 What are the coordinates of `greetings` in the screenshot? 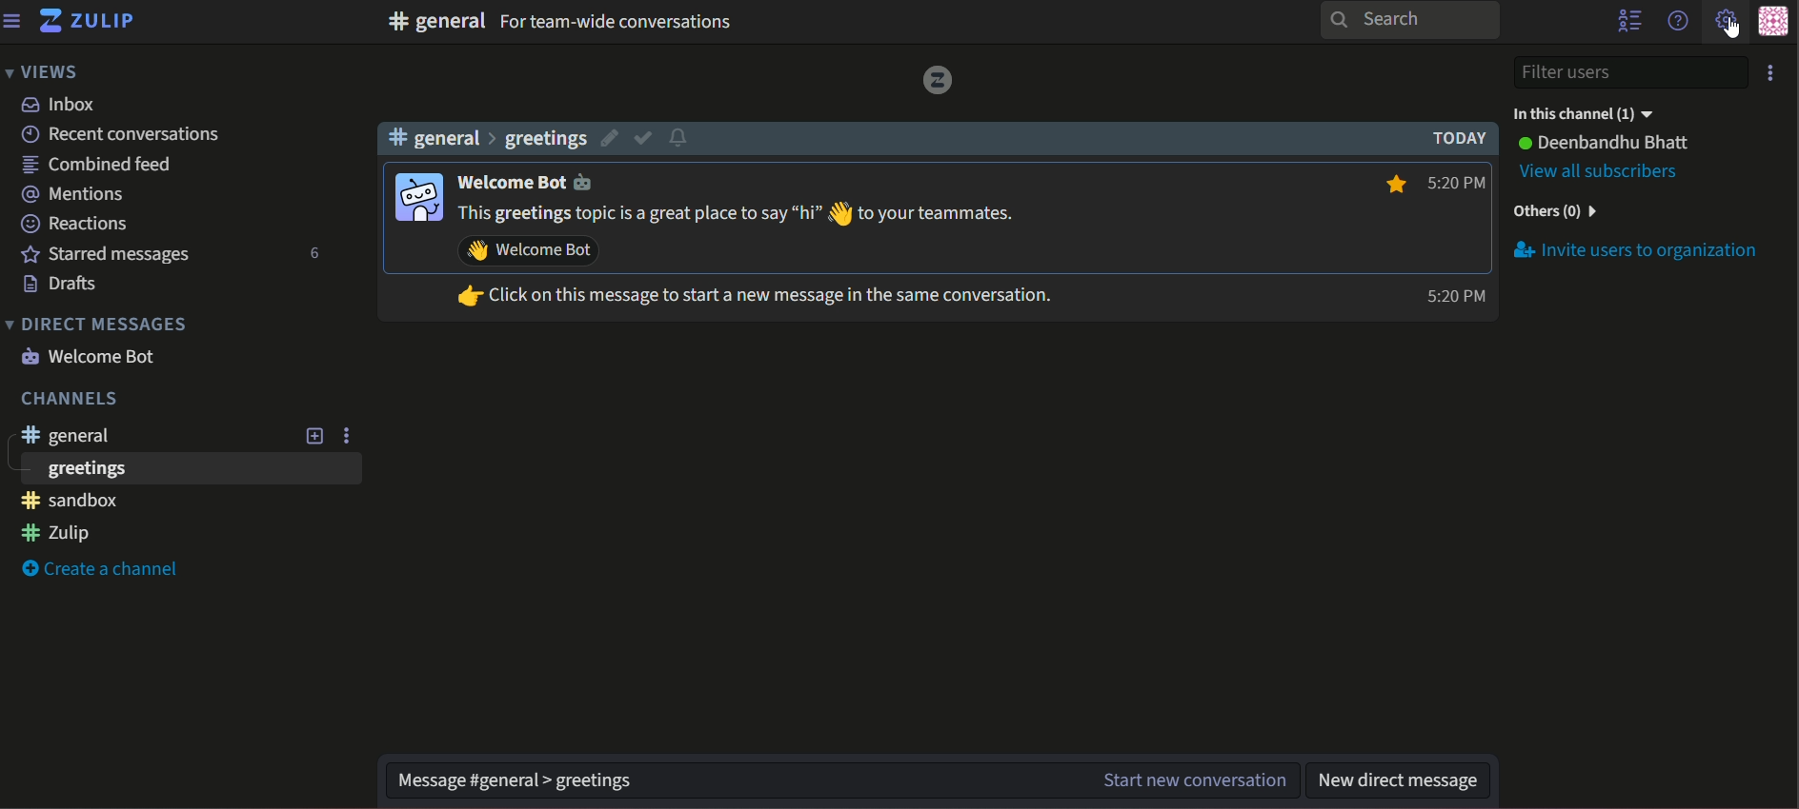 It's located at (84, 470).